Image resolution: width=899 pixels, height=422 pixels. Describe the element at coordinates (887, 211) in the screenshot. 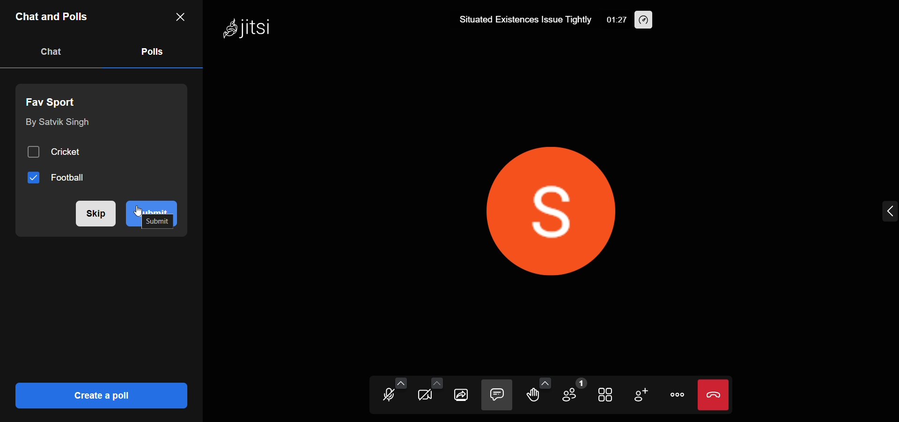

I see `expand` at that location.